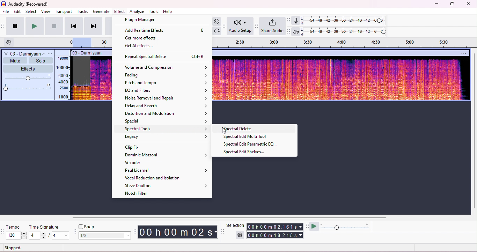  Describe the element at coordinates (154, 178) in the screenshot. I see `vocal reduction and isolation` at that location.